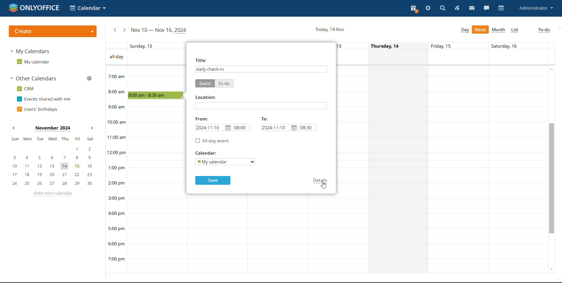 The image size is (562, 283). What do you see at coordinates (486, 8) in the screenshot?
I see `chat` at bounding box center [486, 8].